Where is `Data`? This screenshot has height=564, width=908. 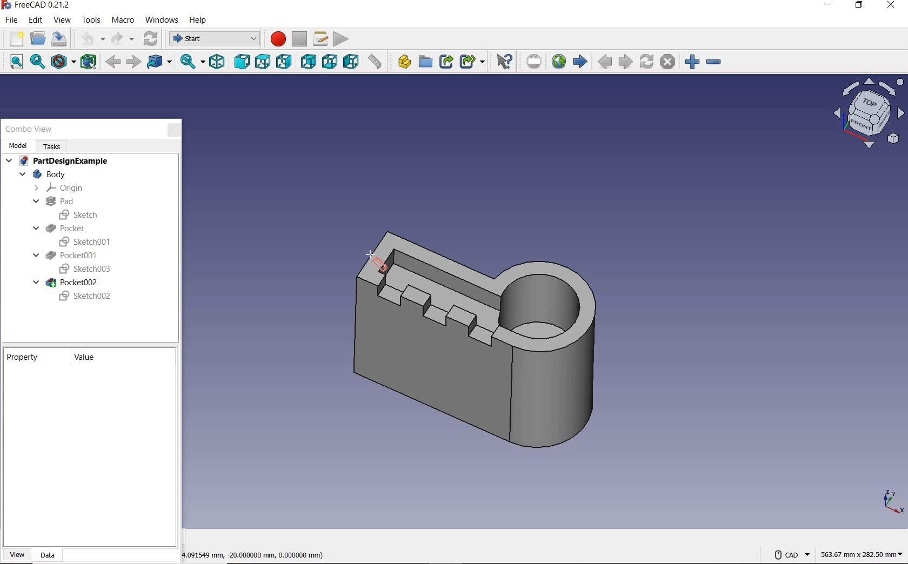
Data is located at coordinates (52, 555).